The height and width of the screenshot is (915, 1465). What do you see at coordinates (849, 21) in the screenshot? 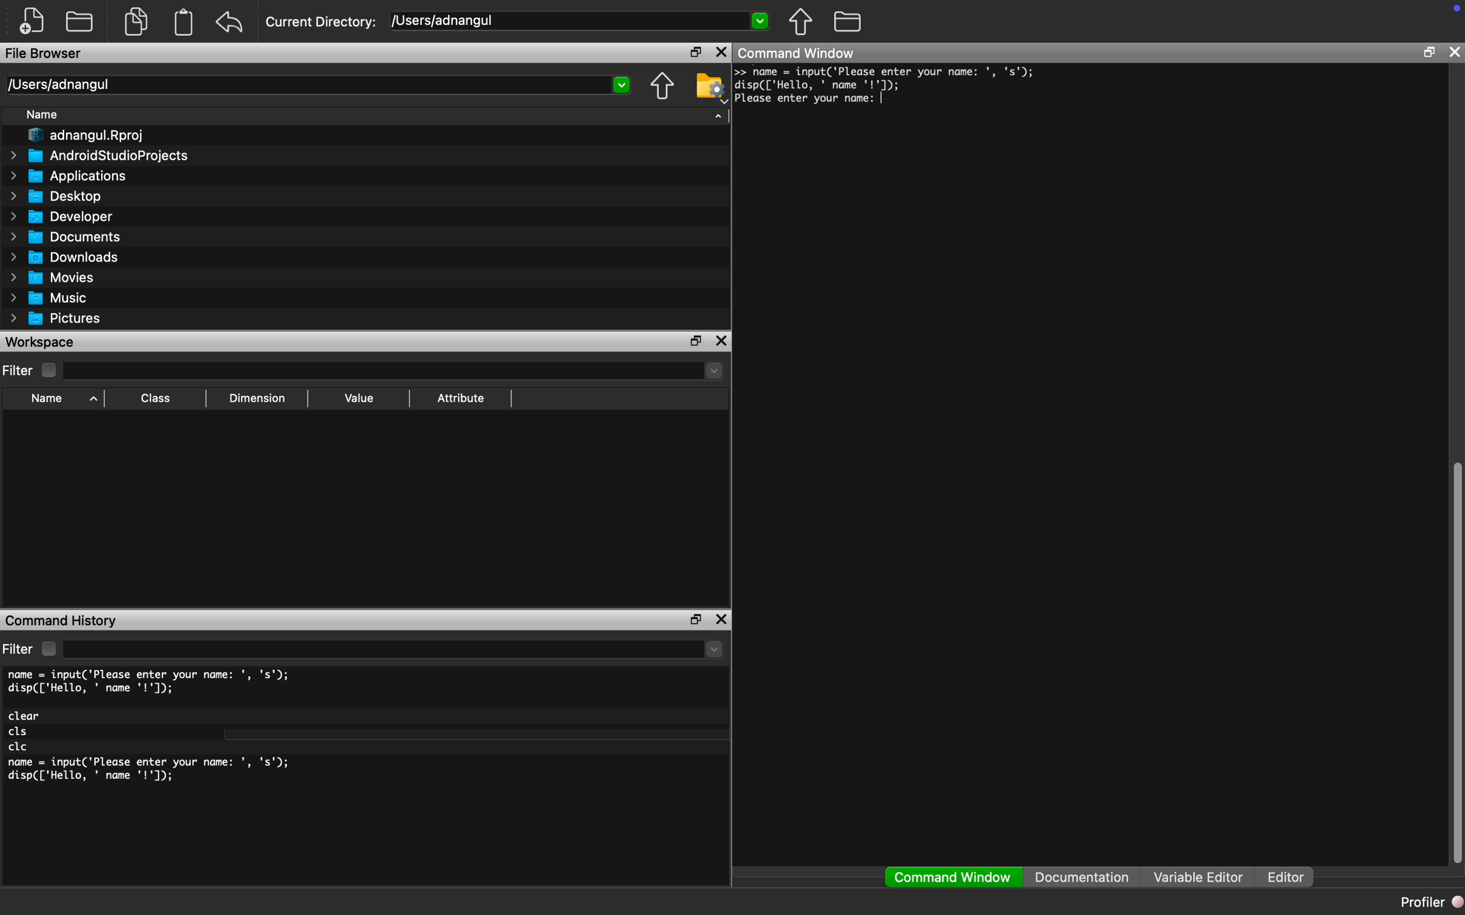
I see `folder` at bounding box center [849, 21].